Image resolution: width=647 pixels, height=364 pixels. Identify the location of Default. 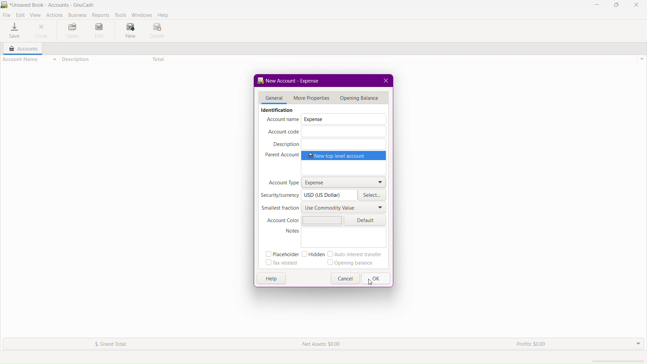
(367, 220).